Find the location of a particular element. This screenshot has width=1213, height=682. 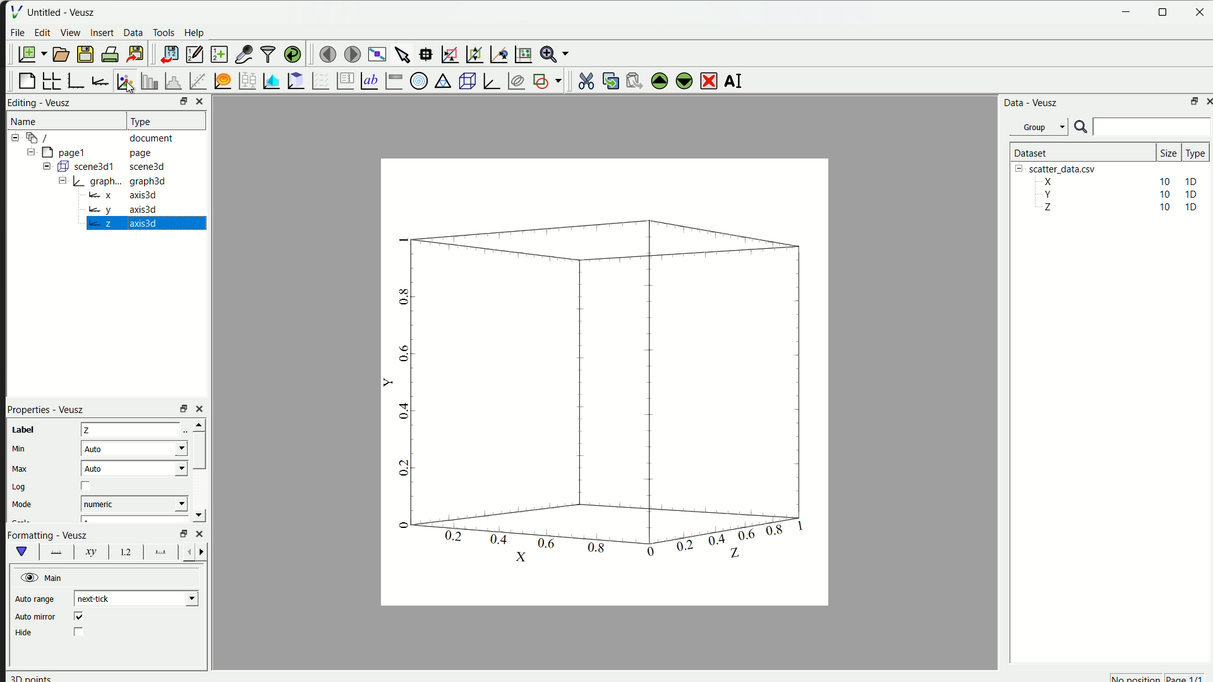

Data - Veusz is located at coordinates (1029, 103).